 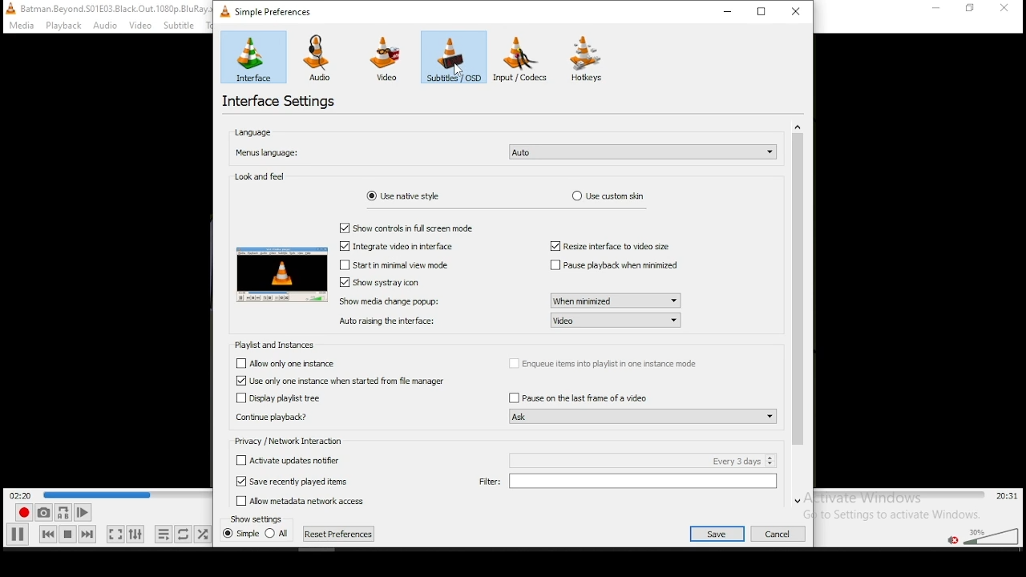 I want to click on play/pause, so click(x=17, y=535).